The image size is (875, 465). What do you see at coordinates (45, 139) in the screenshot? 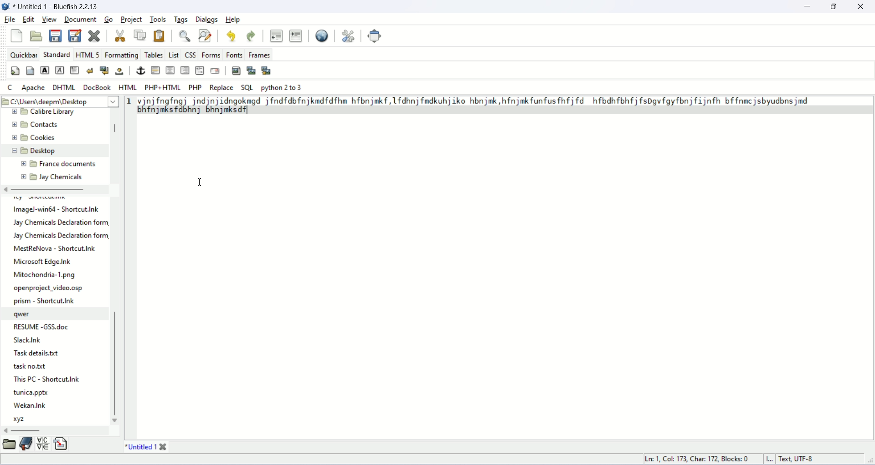
I see `Cookies.` at bounding box center [45, 139].